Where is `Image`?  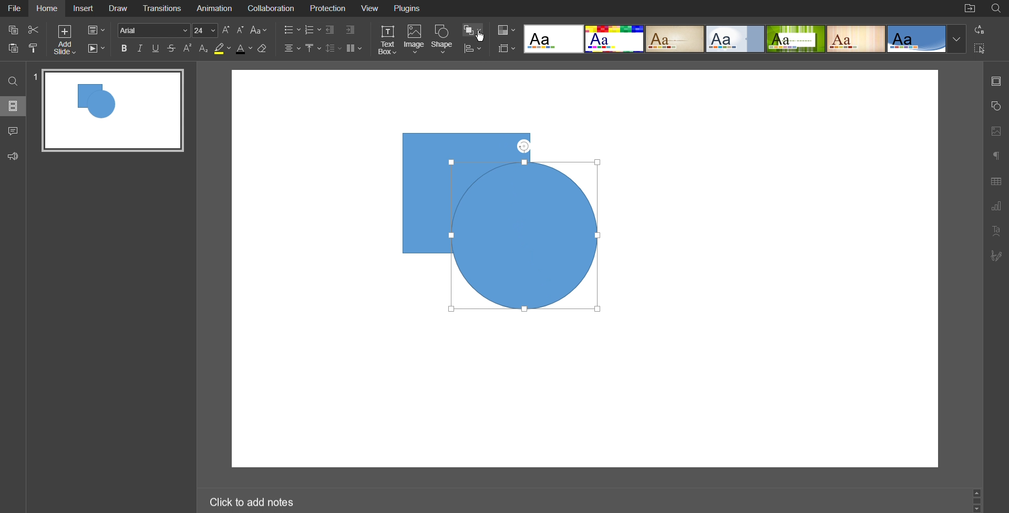
Image is located at coordinates (414, 40).